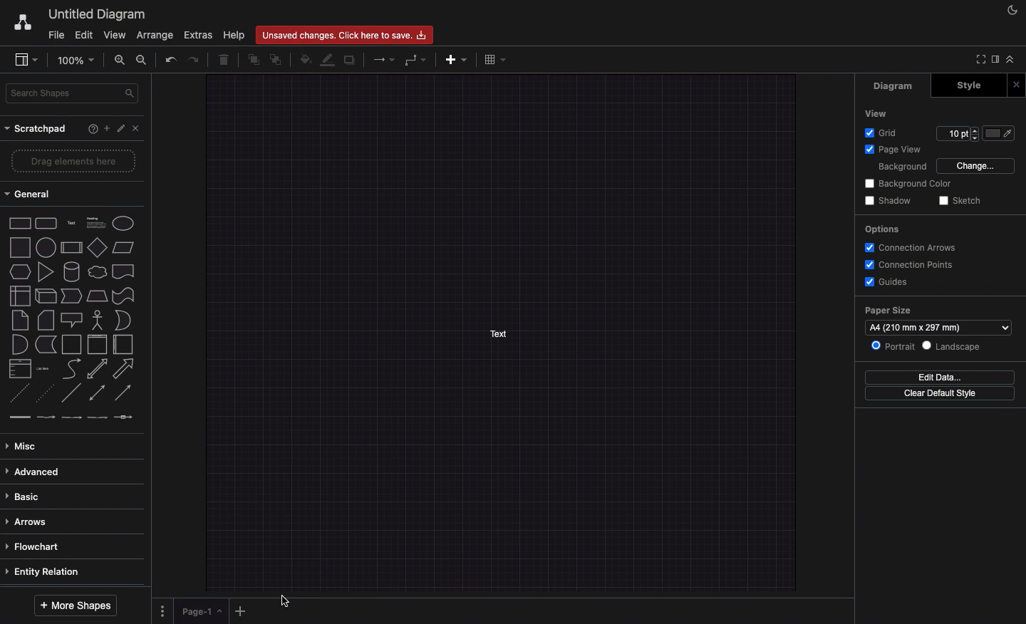 The width and height of the screenshot is (1026, 624). Describe the element at coordinates (902, 167) in the screenshot. I see `Background` at that location.